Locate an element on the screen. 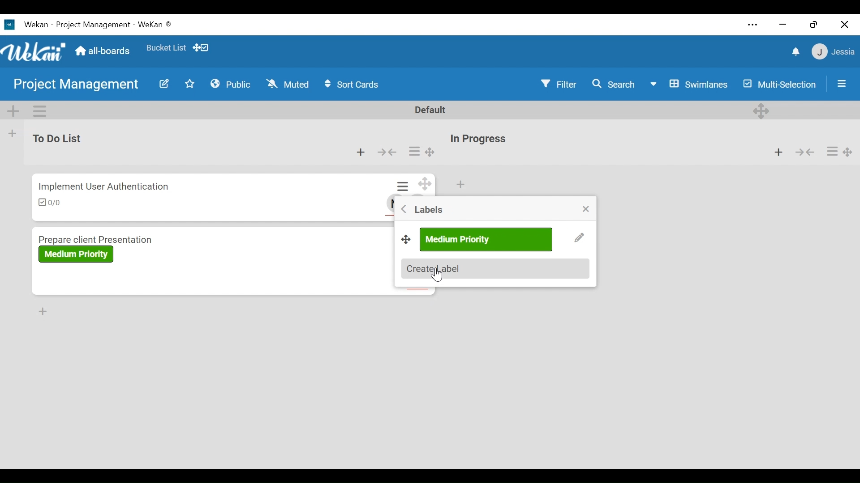 This screenshot has width=860, height=483. label is located at coordinates (486, 239).